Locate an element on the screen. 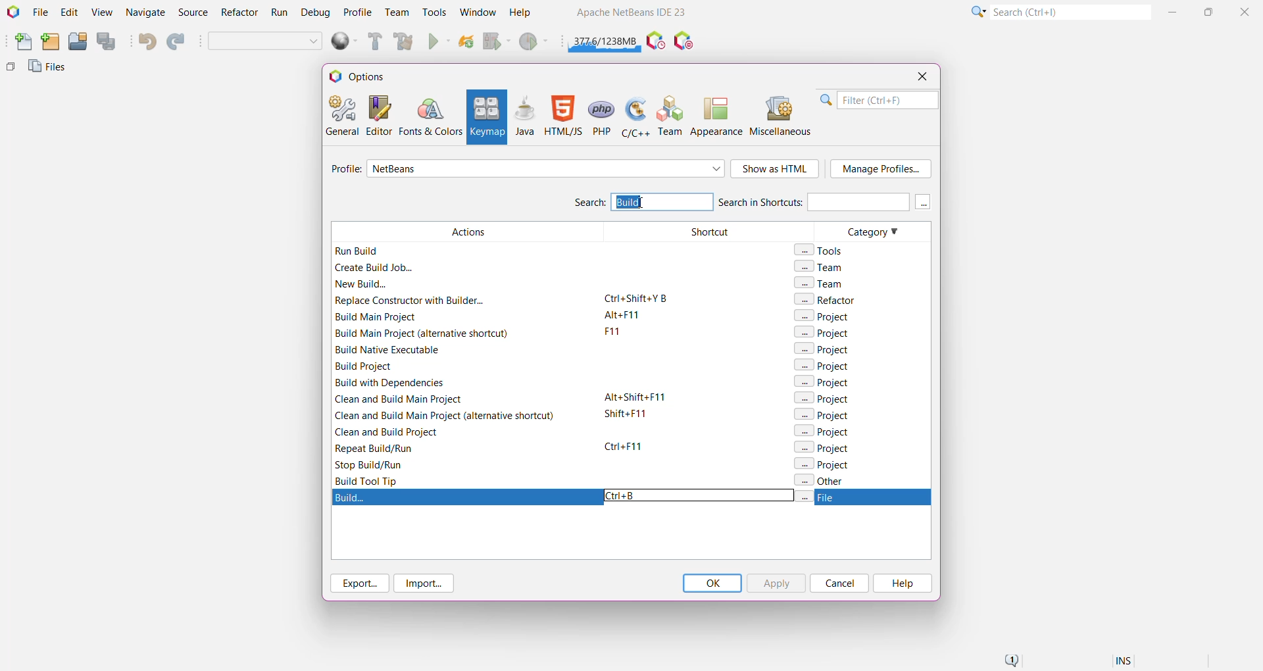 The height and width of the screenshot is (671, 1263). Keymap is located at coordinates (485, 117).